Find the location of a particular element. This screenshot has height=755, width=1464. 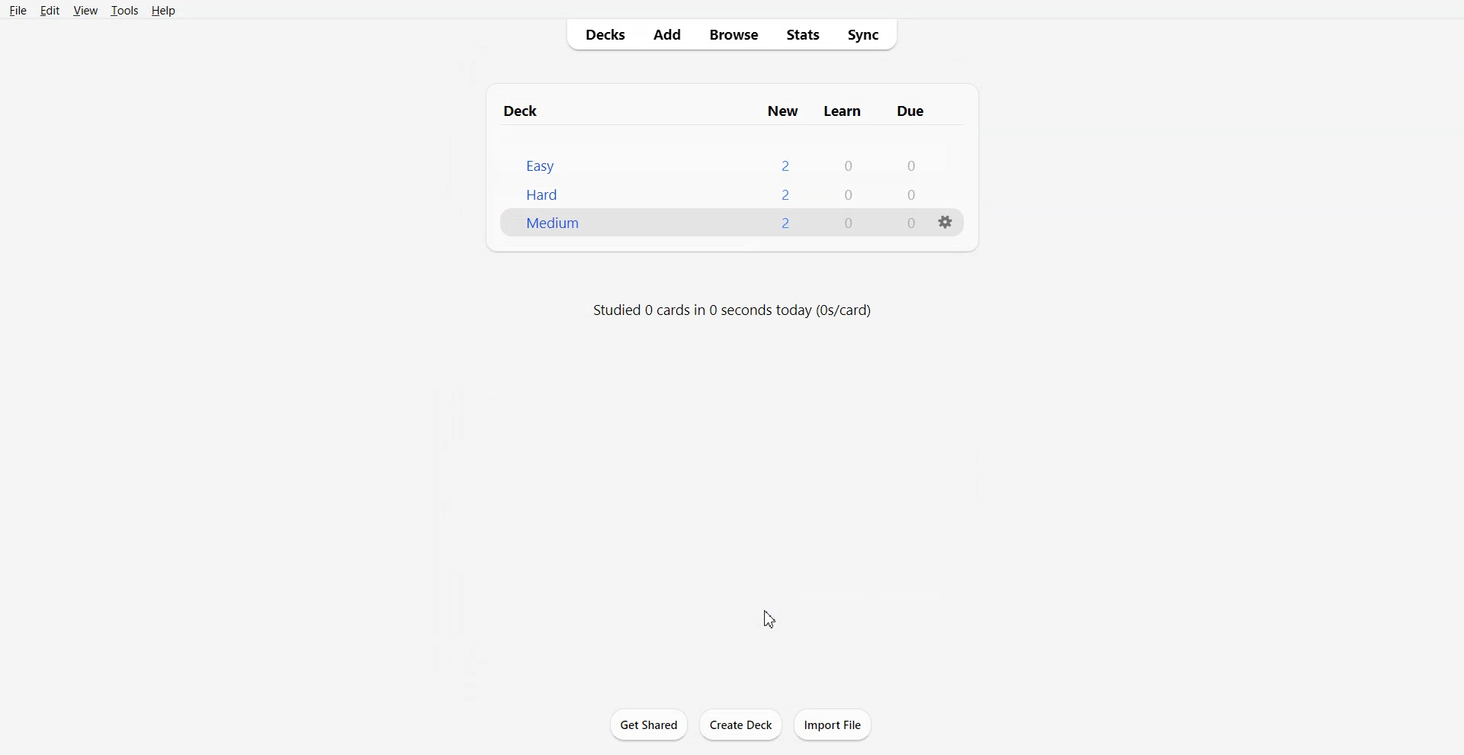

Edit is located at coordinates (51, 11).